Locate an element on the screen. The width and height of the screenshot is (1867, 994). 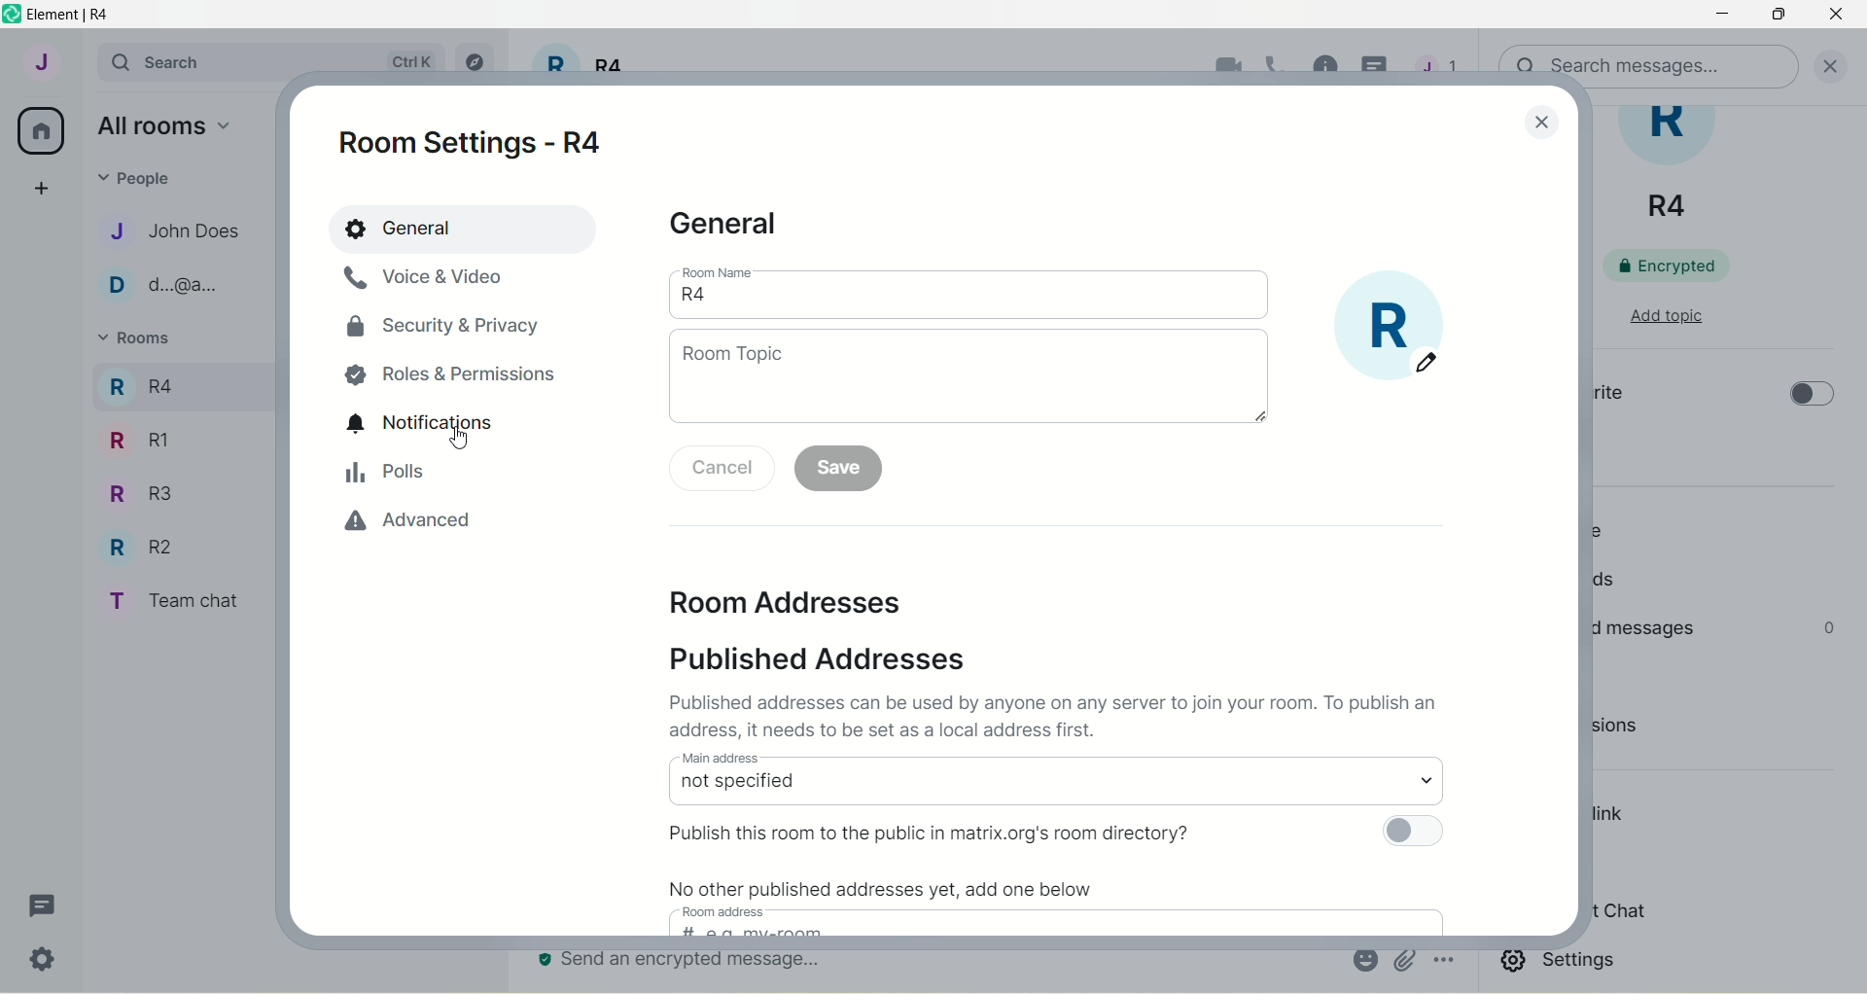
advanced is located at coordinates (416, 522).